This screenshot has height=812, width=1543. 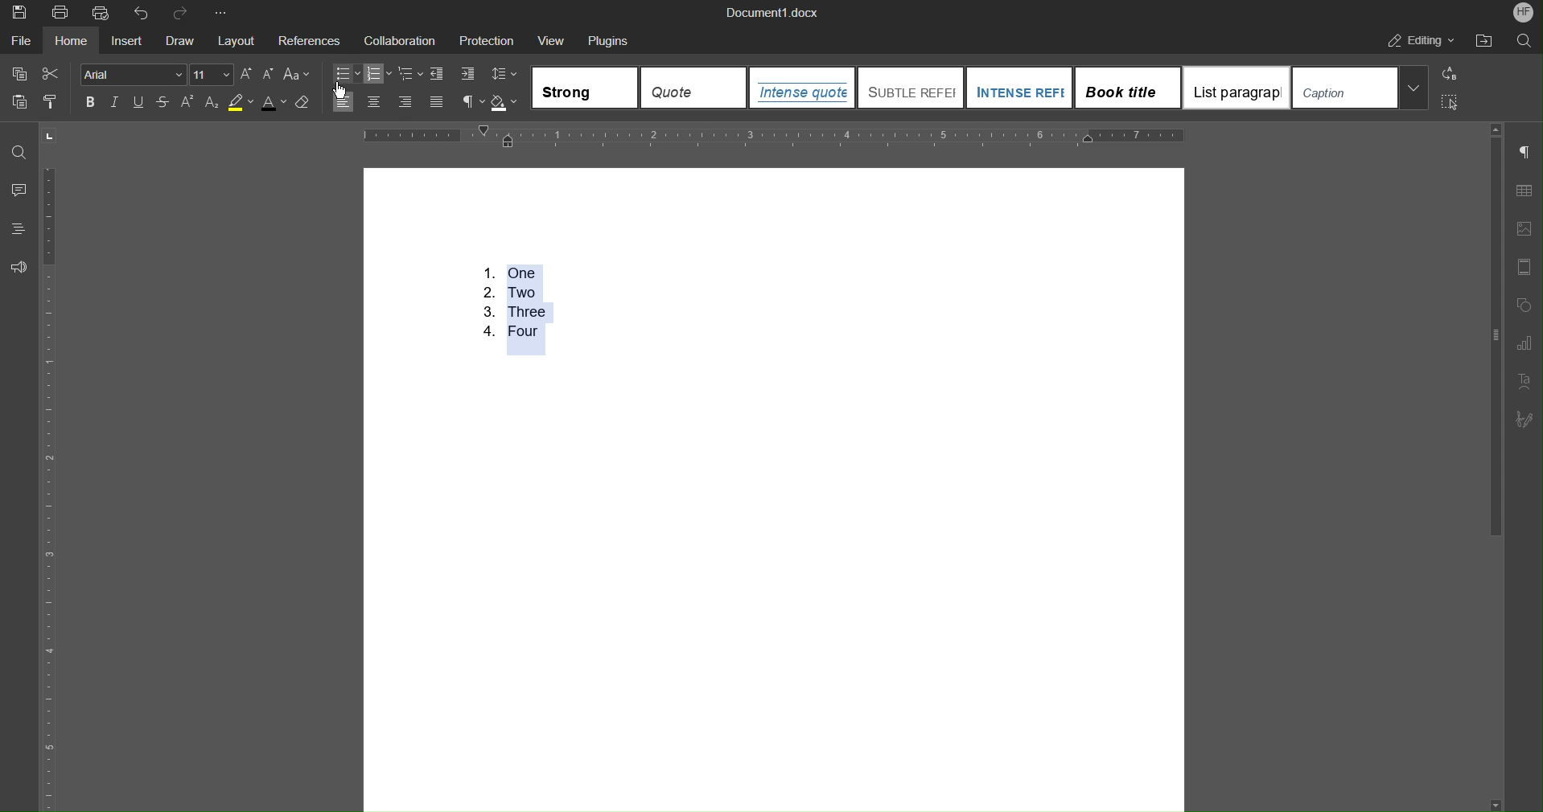 I want to click on Select All, so click(x=1449, y=104).